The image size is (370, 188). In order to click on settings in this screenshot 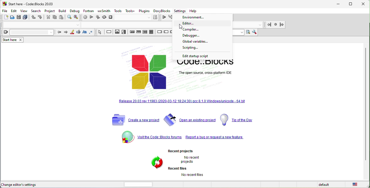, I will do `click(180, 11)`.